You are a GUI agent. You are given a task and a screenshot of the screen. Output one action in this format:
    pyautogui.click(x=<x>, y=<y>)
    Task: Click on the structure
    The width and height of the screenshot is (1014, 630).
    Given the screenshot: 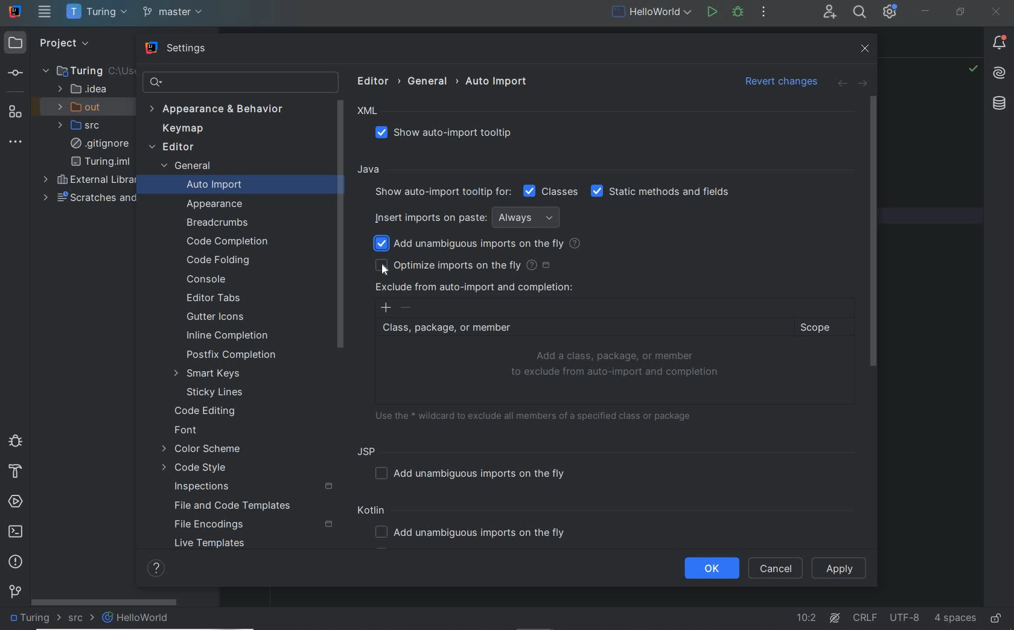 What is the action you would take?
    pyautogui.click(x=14, y=111)
    